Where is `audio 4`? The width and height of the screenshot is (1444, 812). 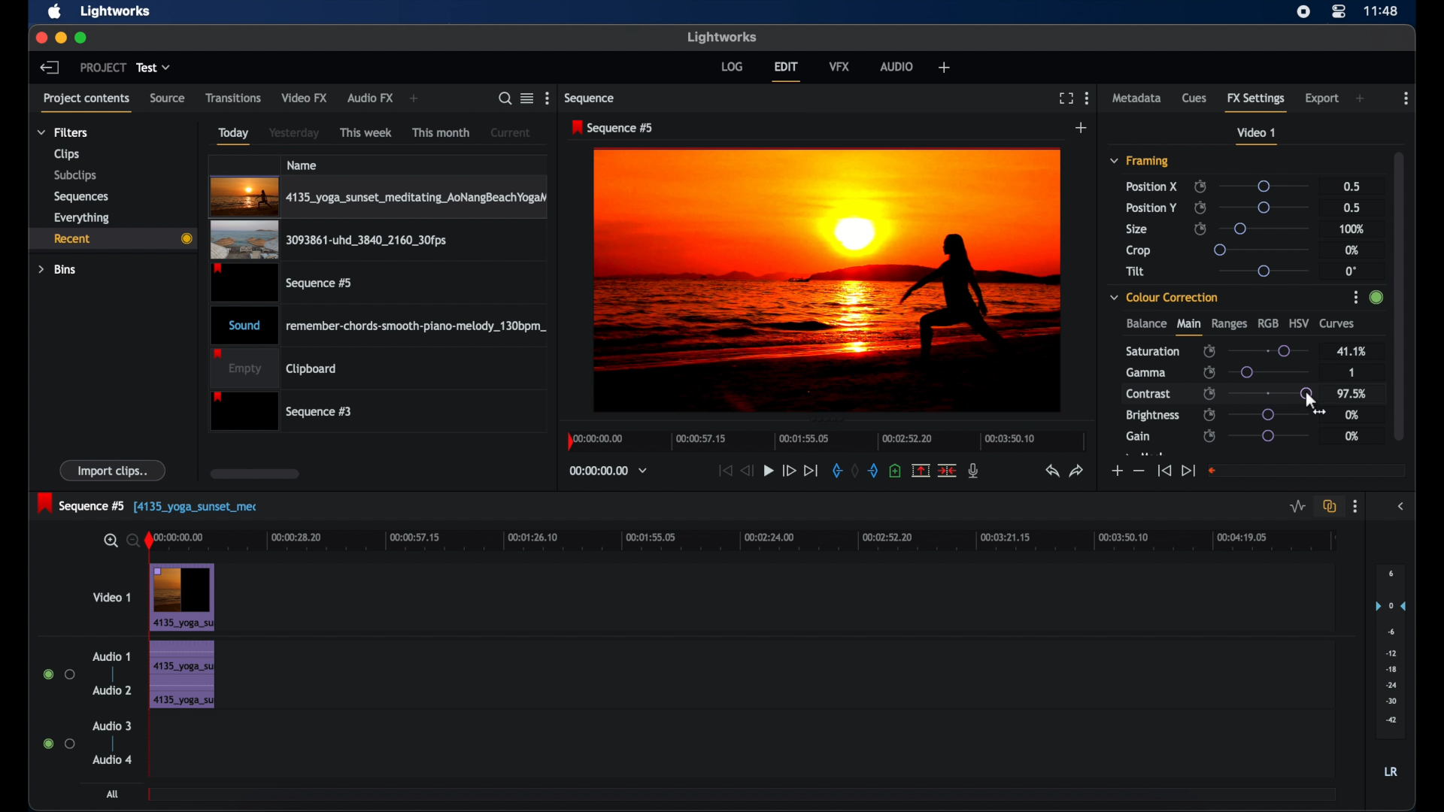 audio 4 is located at coordinates (111, 759).